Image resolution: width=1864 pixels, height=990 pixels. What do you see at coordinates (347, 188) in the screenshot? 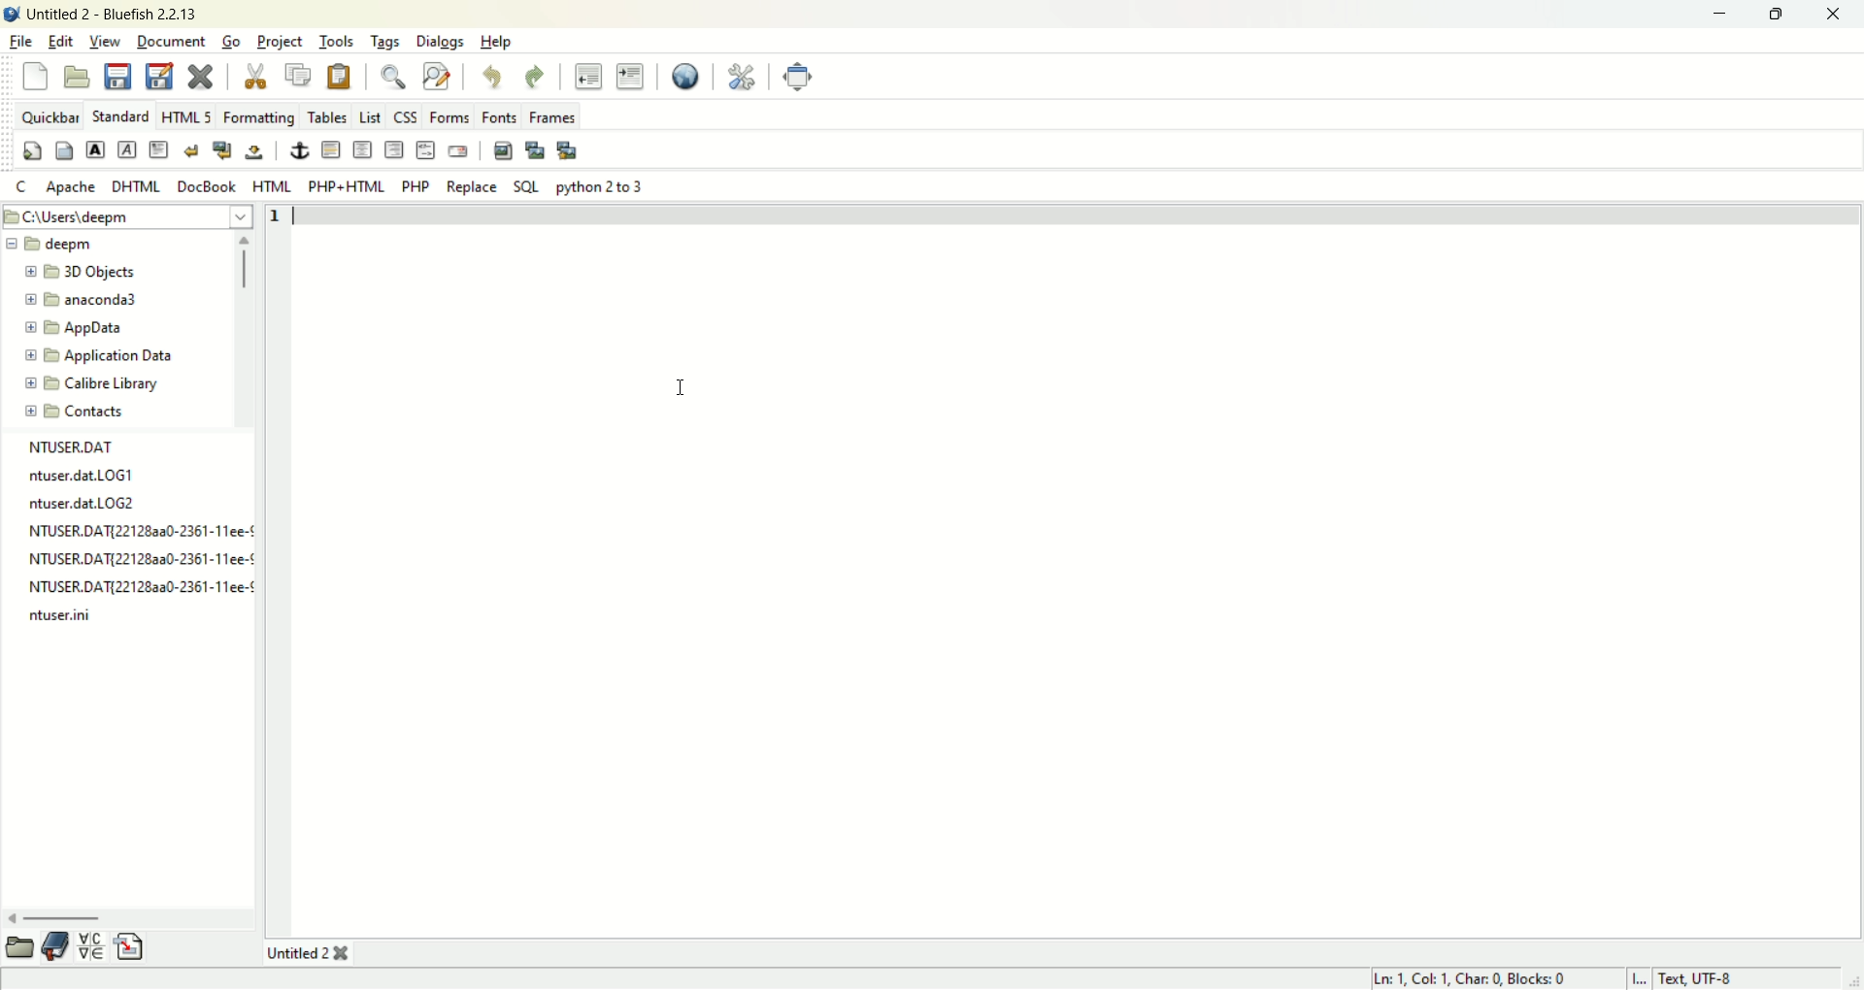
I see `PHP+HTML` at bounding box center [347, 188].